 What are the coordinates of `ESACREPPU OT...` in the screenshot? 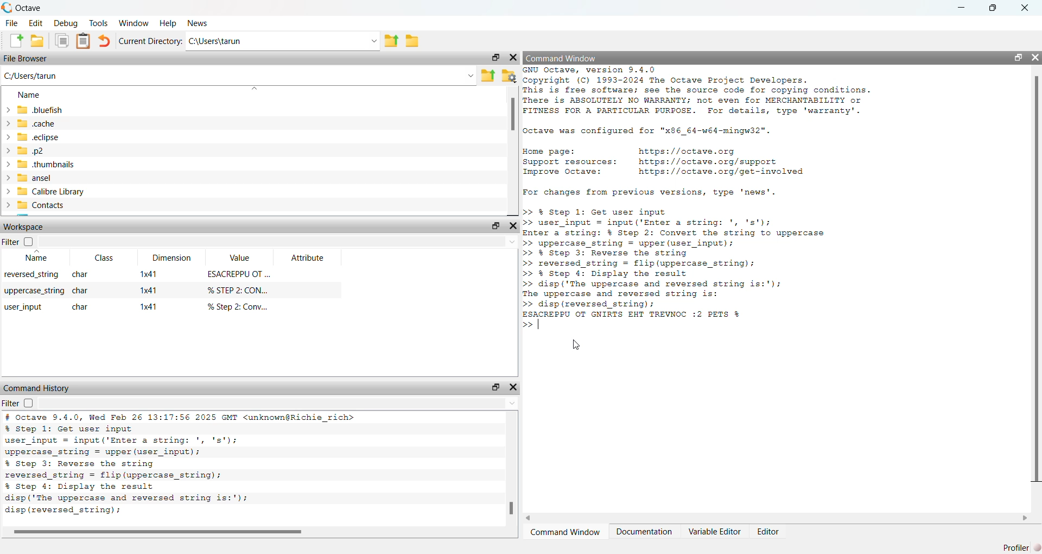 It's located at (239, 276).